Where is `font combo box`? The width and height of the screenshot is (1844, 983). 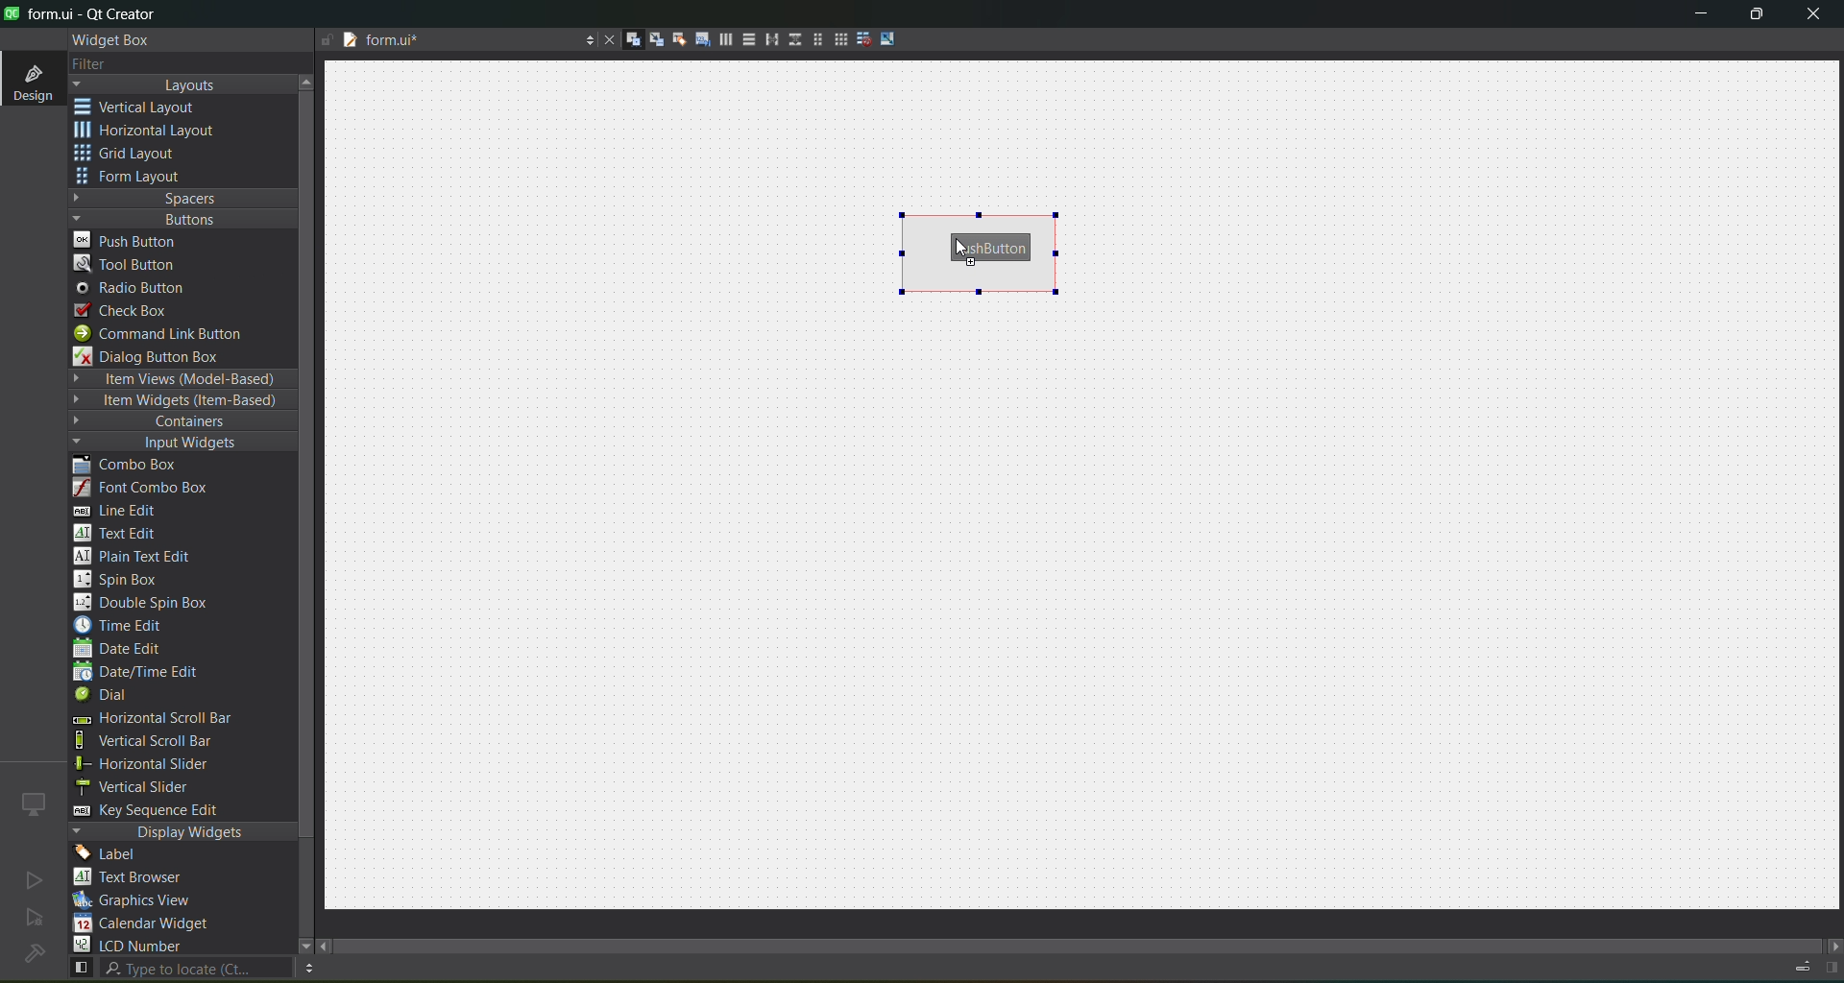
font combo box is located at coordinates (148, 489).